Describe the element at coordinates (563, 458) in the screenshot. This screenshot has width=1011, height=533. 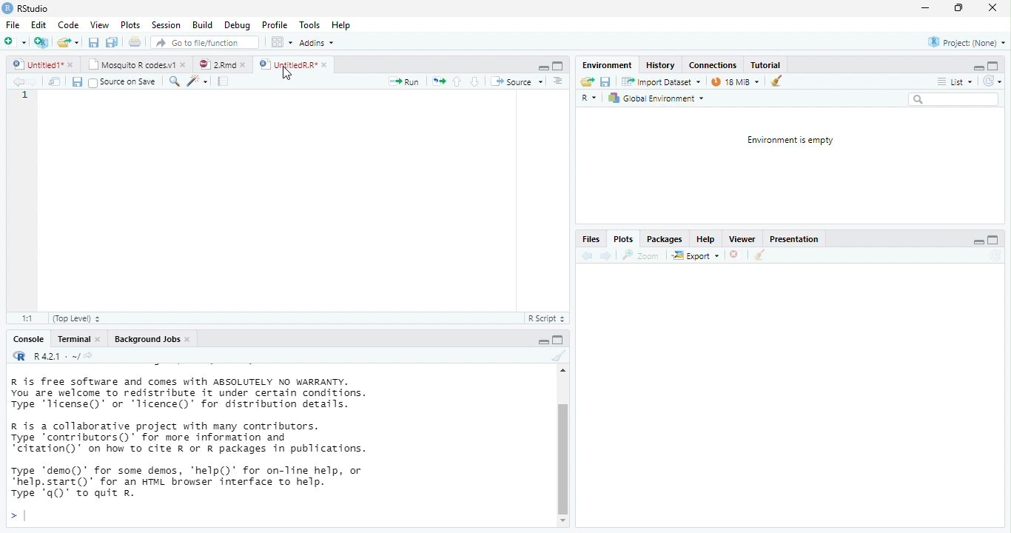
I see `vertical scrollbar` at that location.